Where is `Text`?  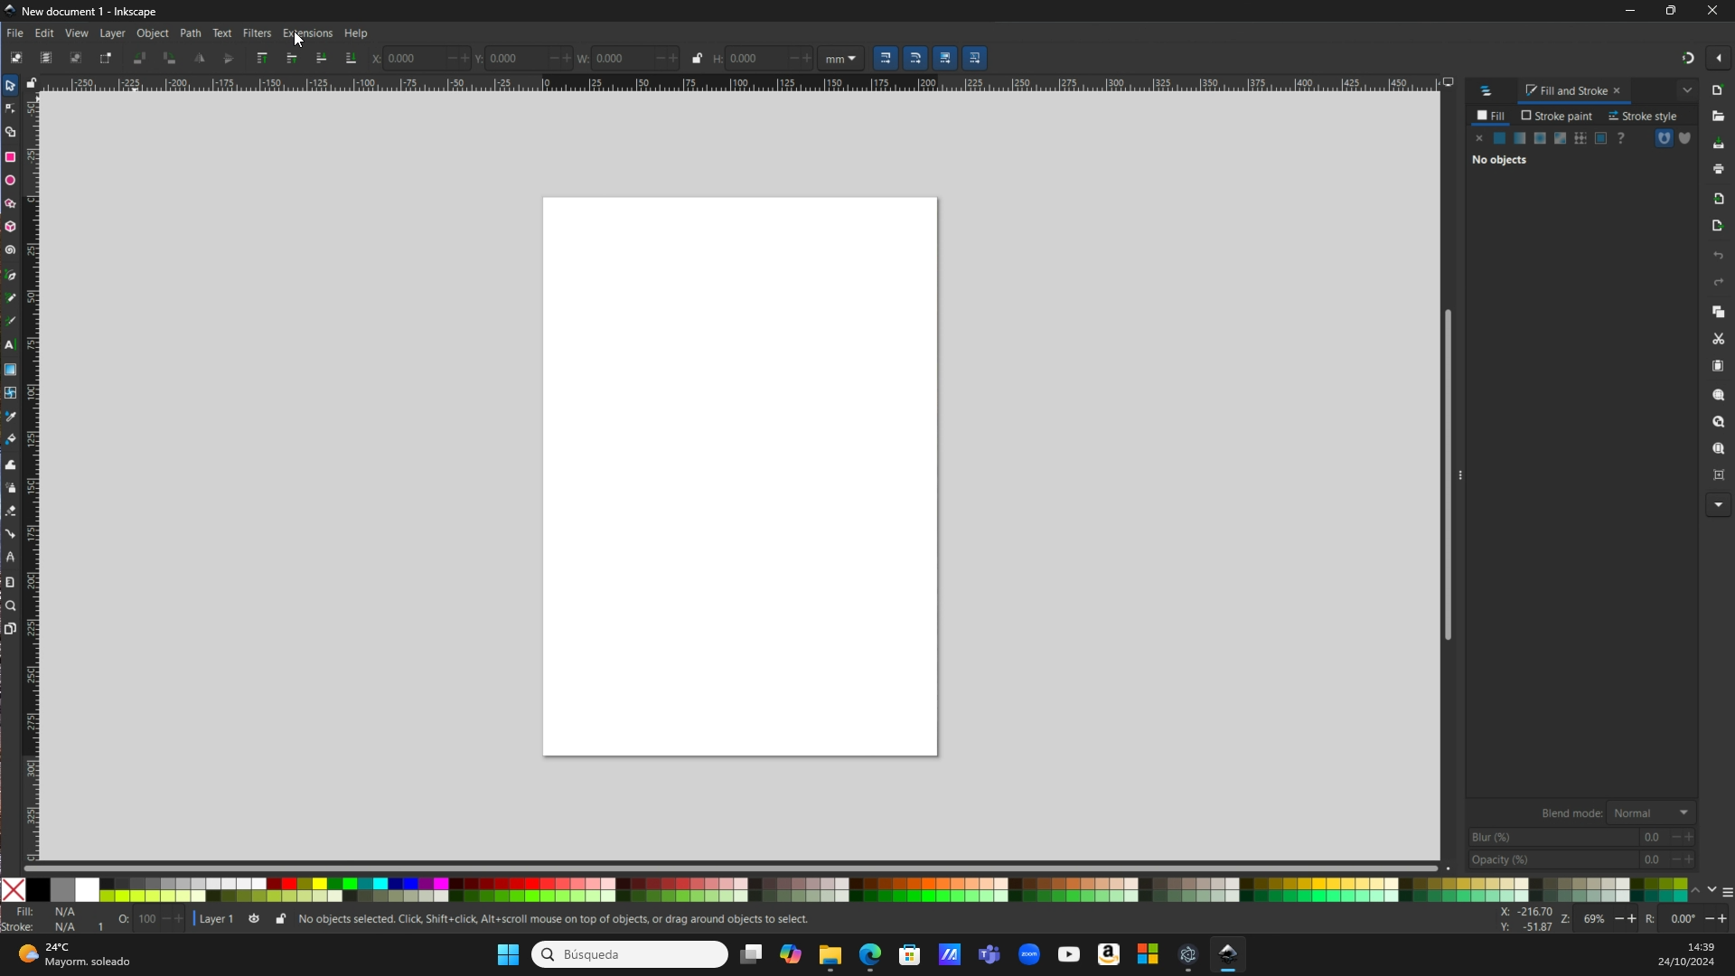 Text is located at coordinates (223, 32).